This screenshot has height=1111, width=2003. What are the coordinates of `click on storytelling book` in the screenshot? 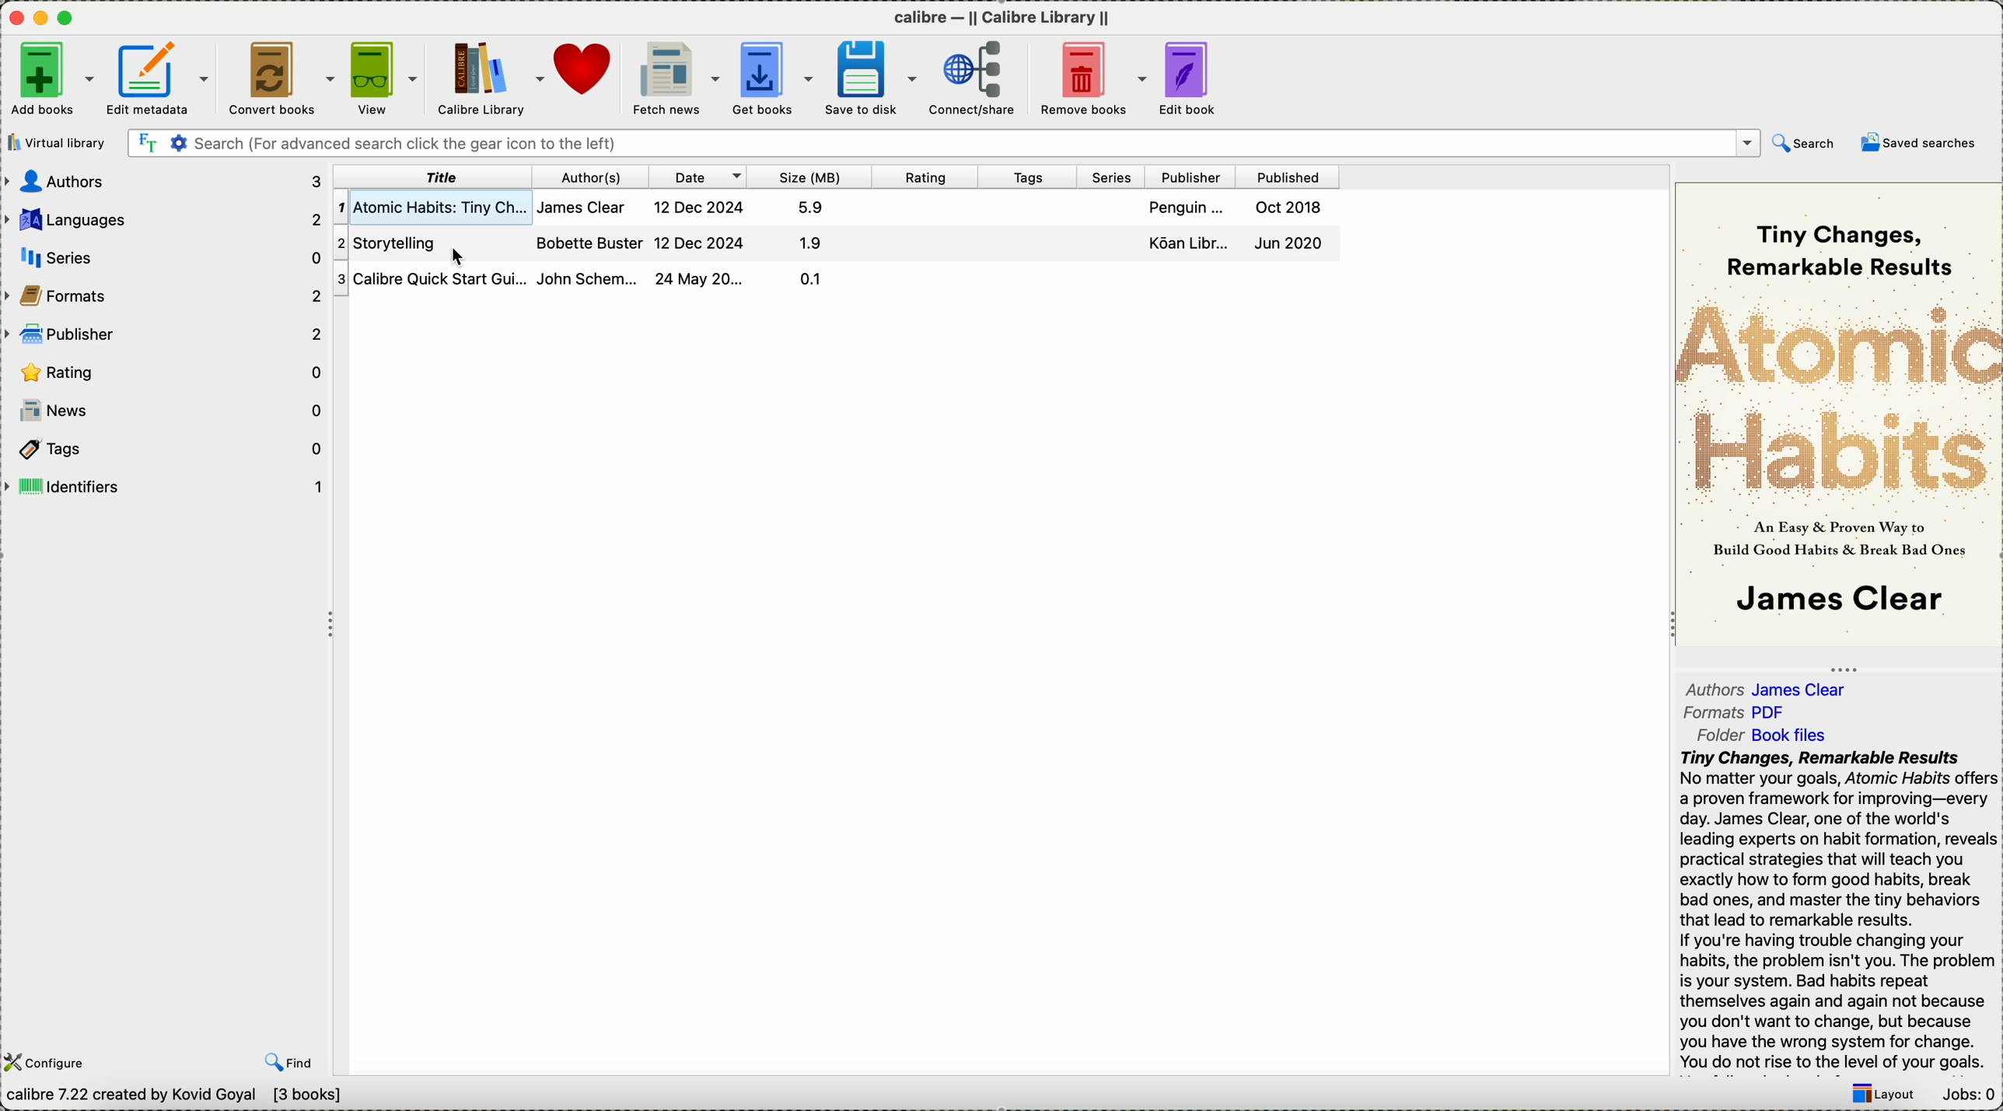 It's located at (835, 243).